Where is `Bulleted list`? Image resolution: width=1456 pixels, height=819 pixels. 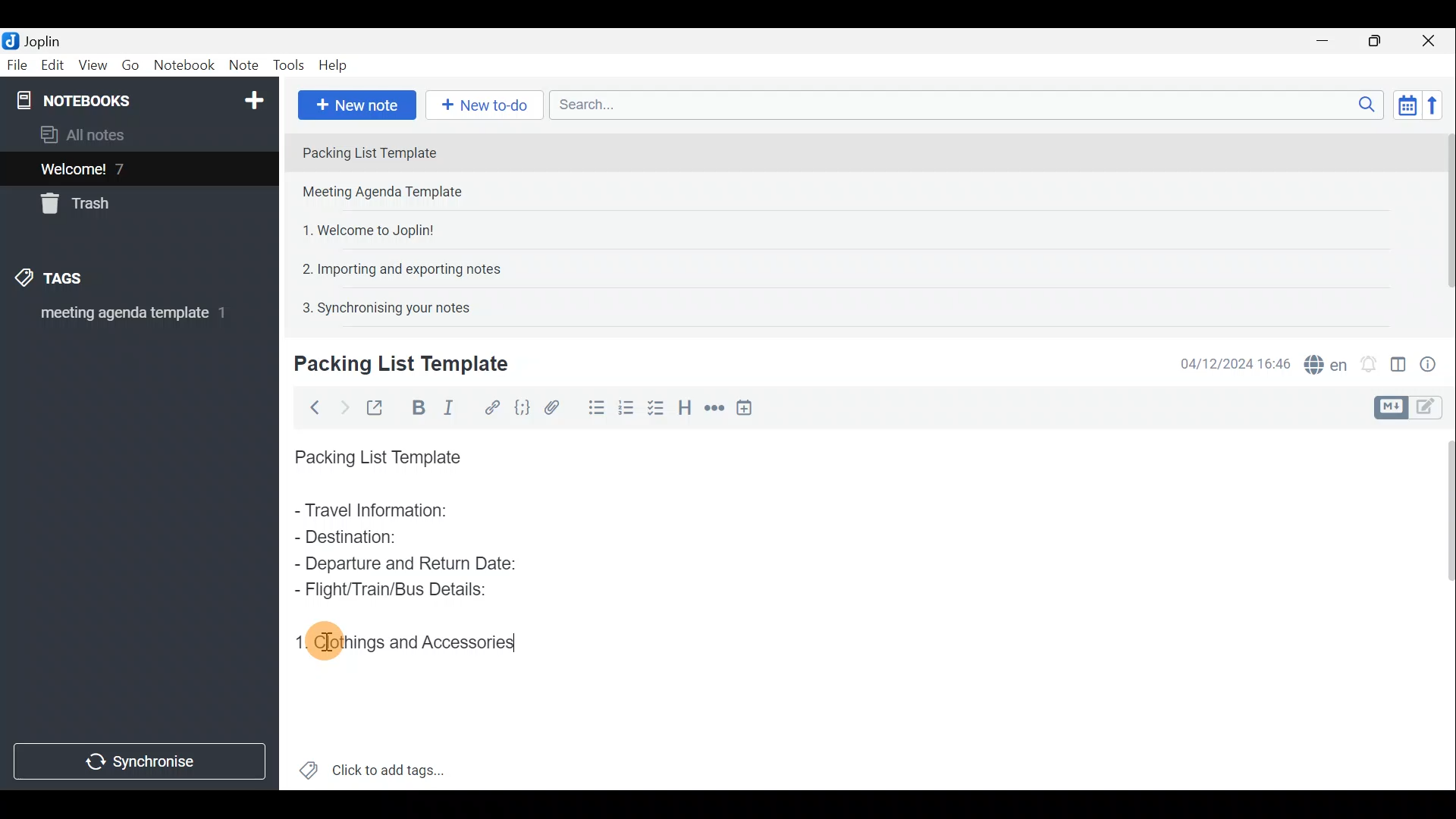 Bulleted list is located at coordinates (591, 410).